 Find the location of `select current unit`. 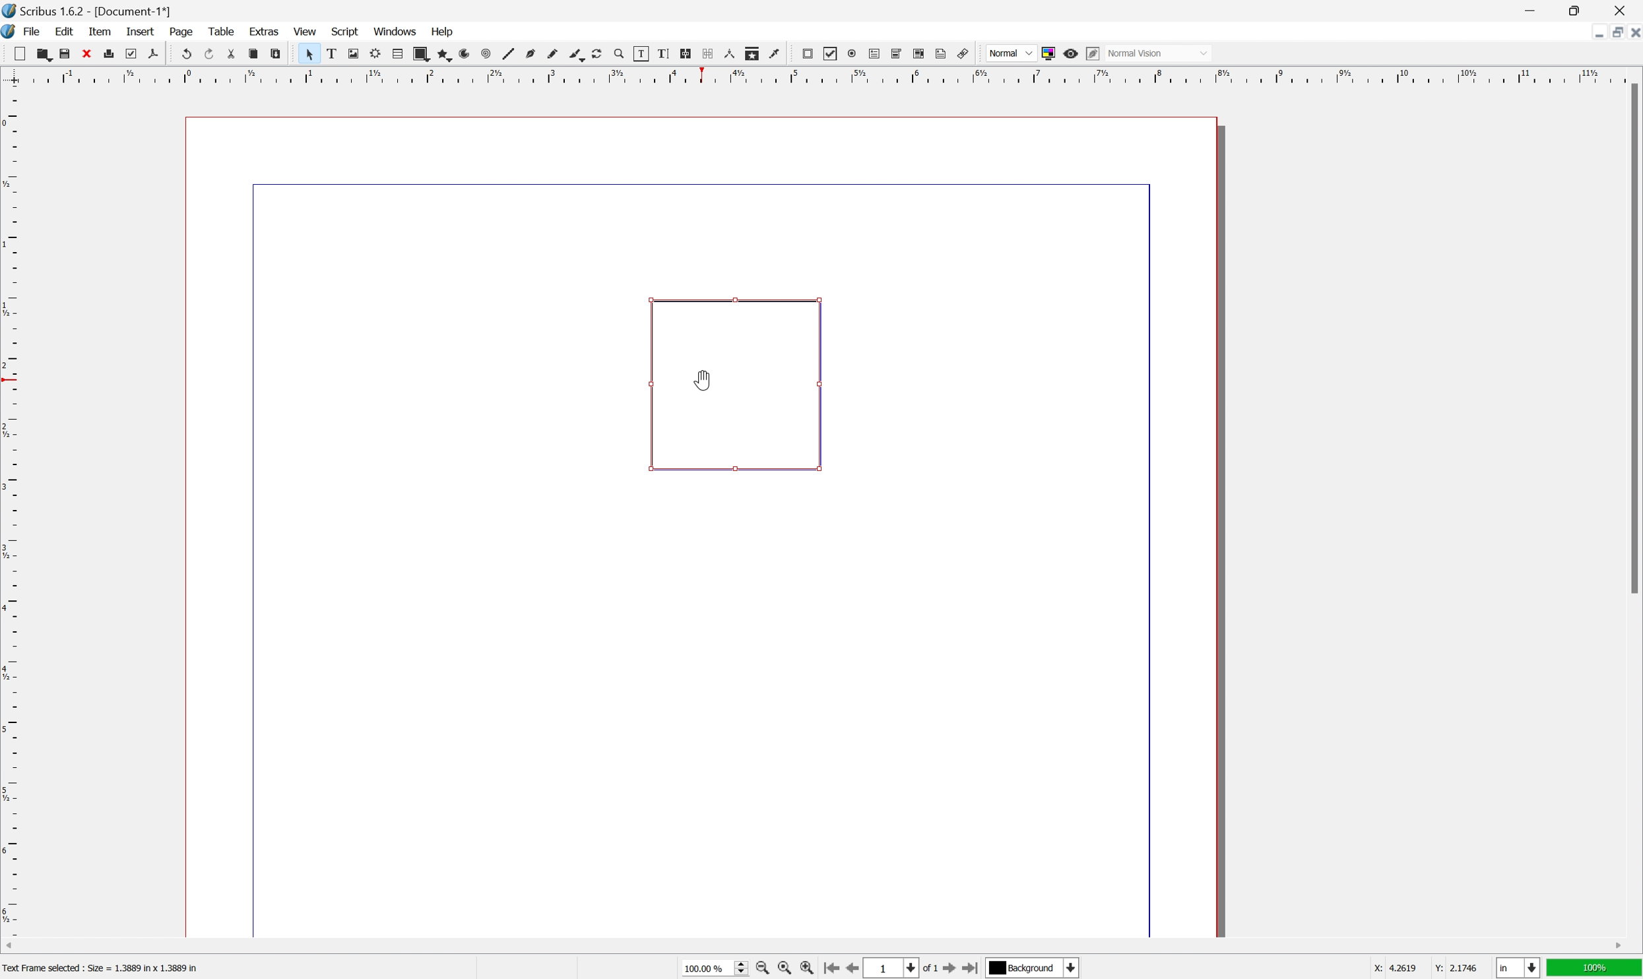

select current unit is located at coordinates (1518, 968).